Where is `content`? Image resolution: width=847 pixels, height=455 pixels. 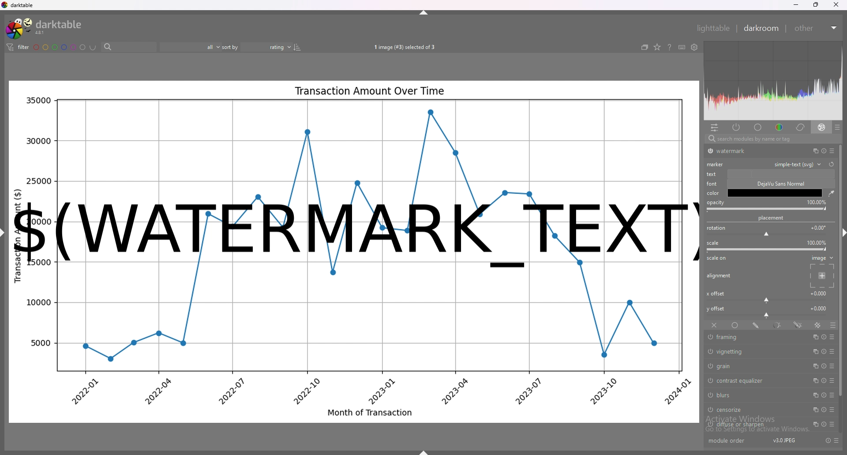
content is located at coordinates (780, 174).